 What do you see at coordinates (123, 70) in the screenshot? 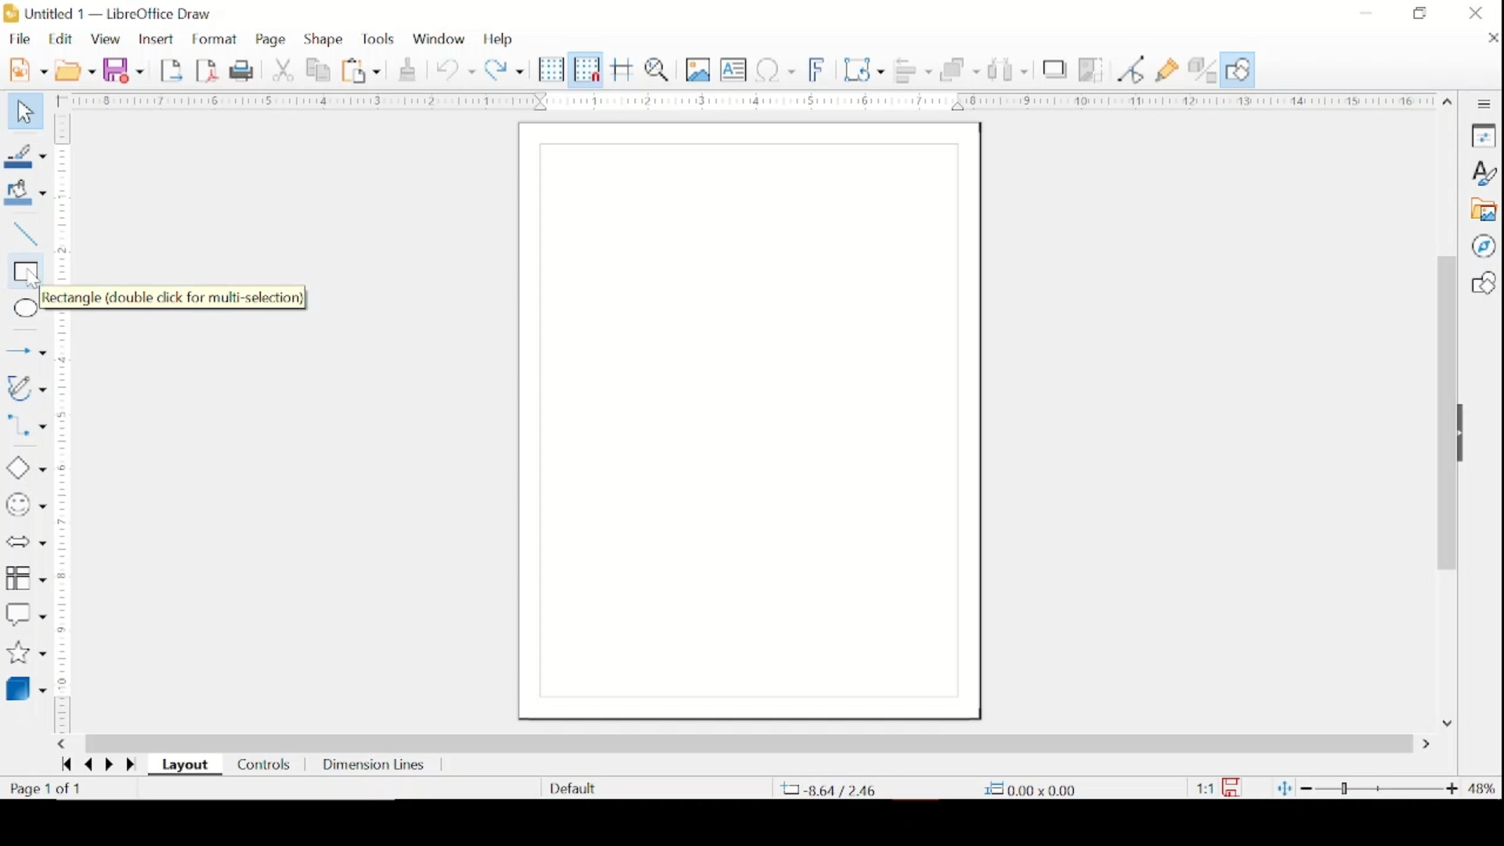
I see `save` at bounding box center [123, 70].